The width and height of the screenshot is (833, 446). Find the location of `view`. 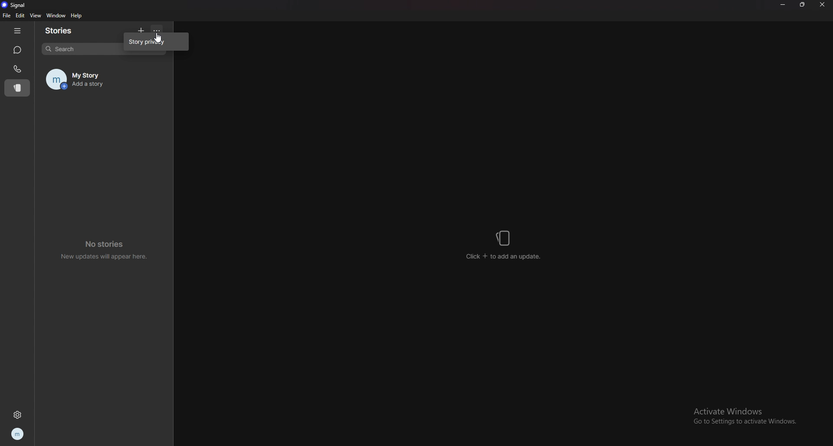

view is located at coordinates (36, 16).